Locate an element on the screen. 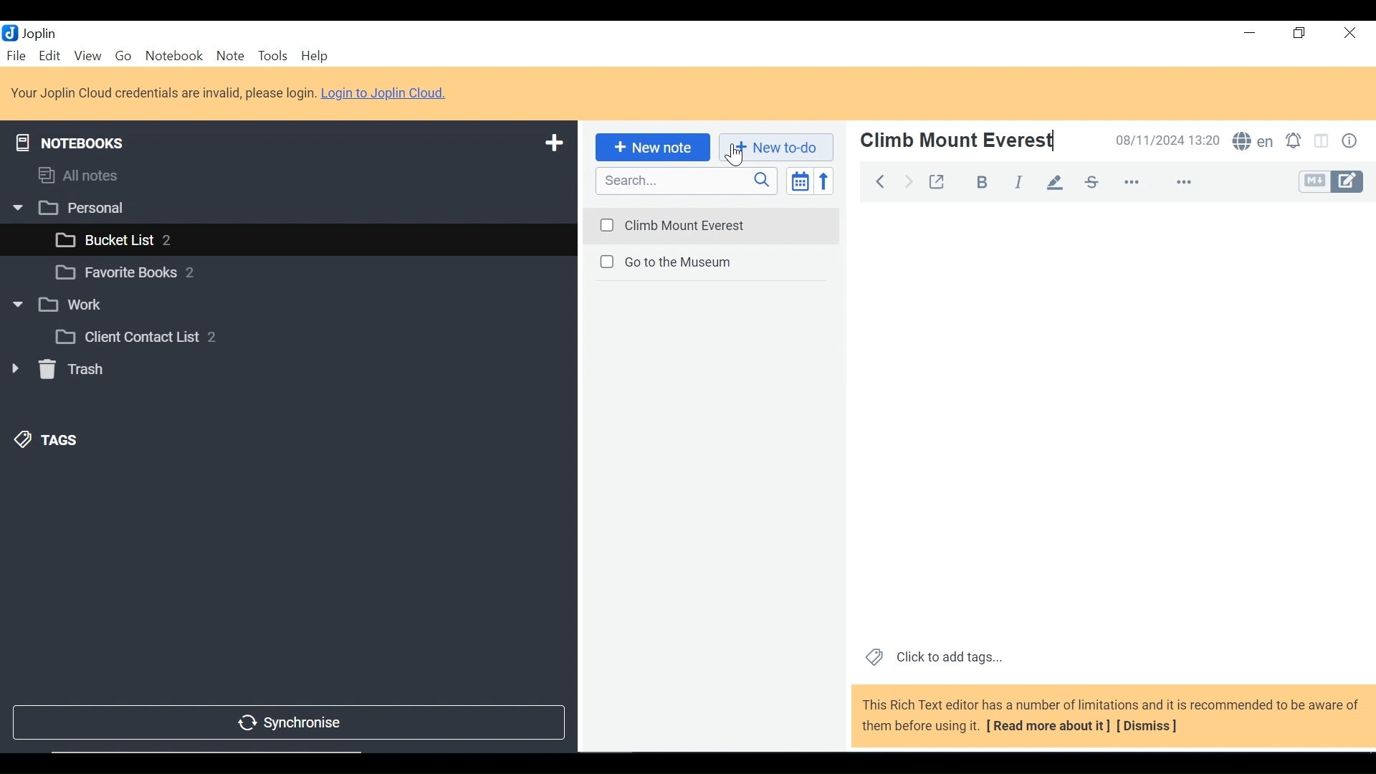 The image size is (1376, 774). Note Name is located at coordinates (710, 264).